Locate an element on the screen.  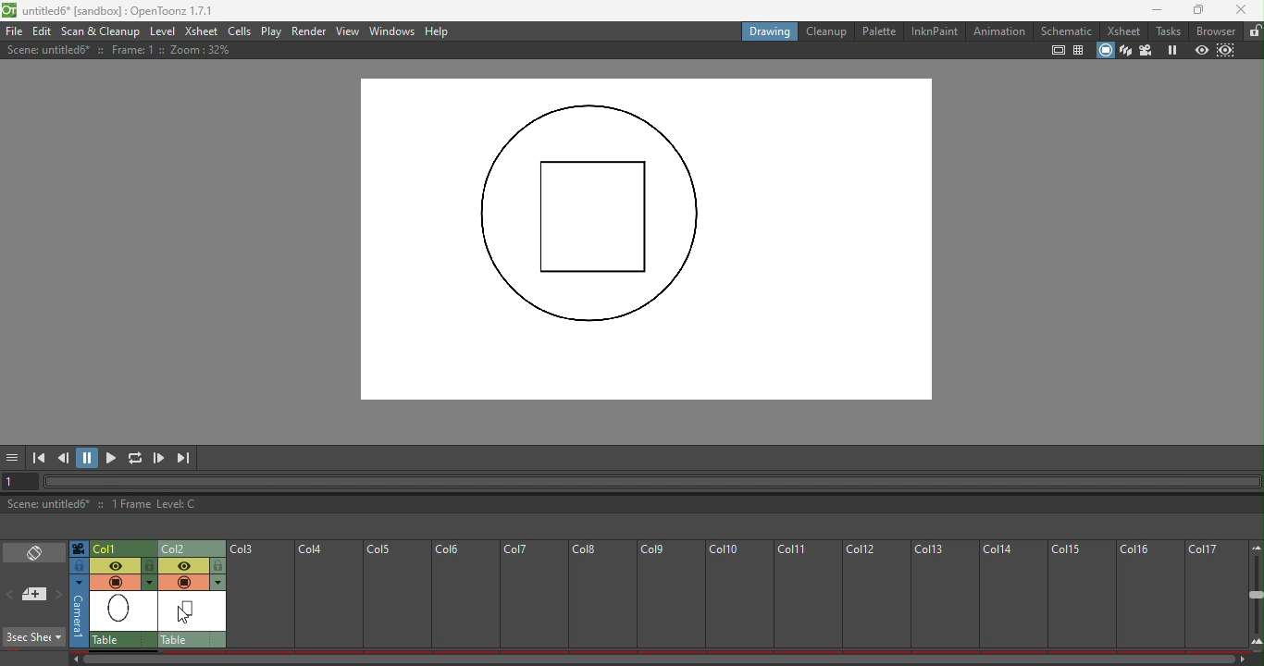
Schematic is located at coordinates (1066, 30).